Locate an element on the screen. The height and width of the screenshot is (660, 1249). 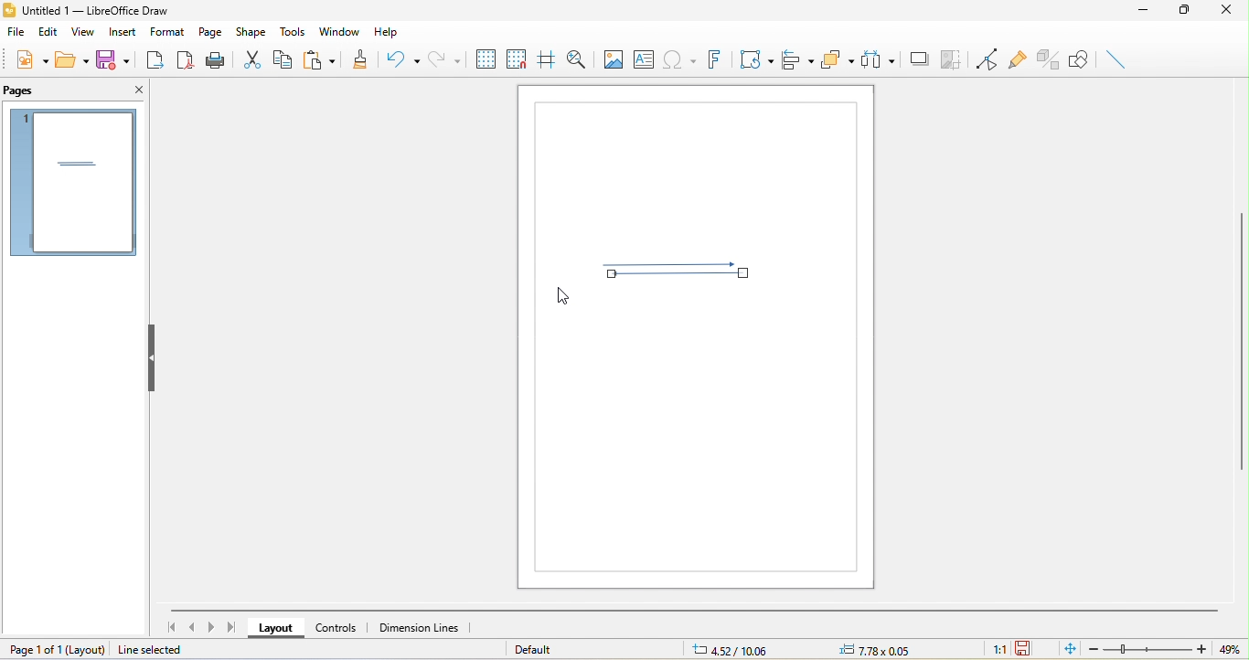
cut is located at coordinates (257, 59).